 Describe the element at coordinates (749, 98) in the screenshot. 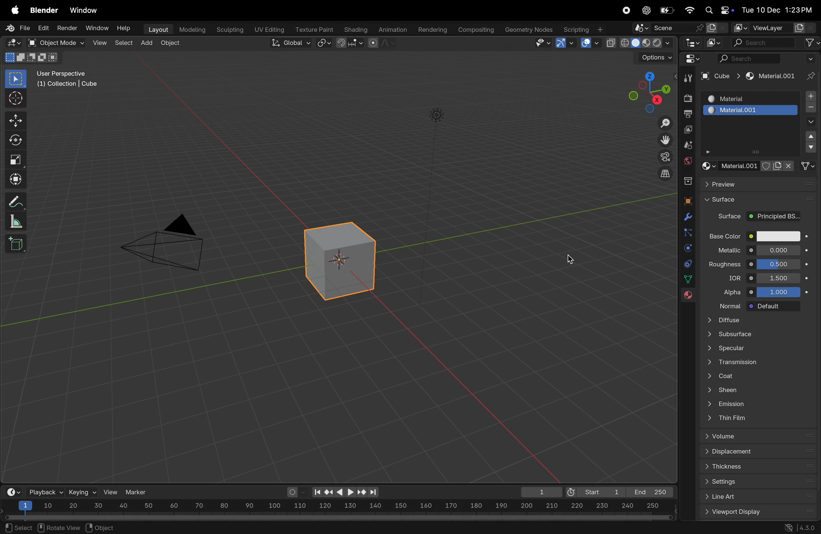

I see `material` at that location.